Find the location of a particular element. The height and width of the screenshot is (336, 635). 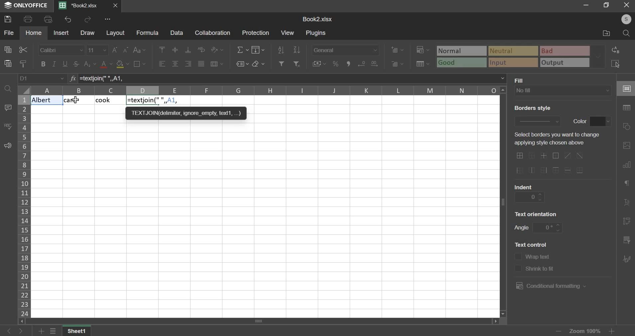

minimize is located at coordinates (586, 5).